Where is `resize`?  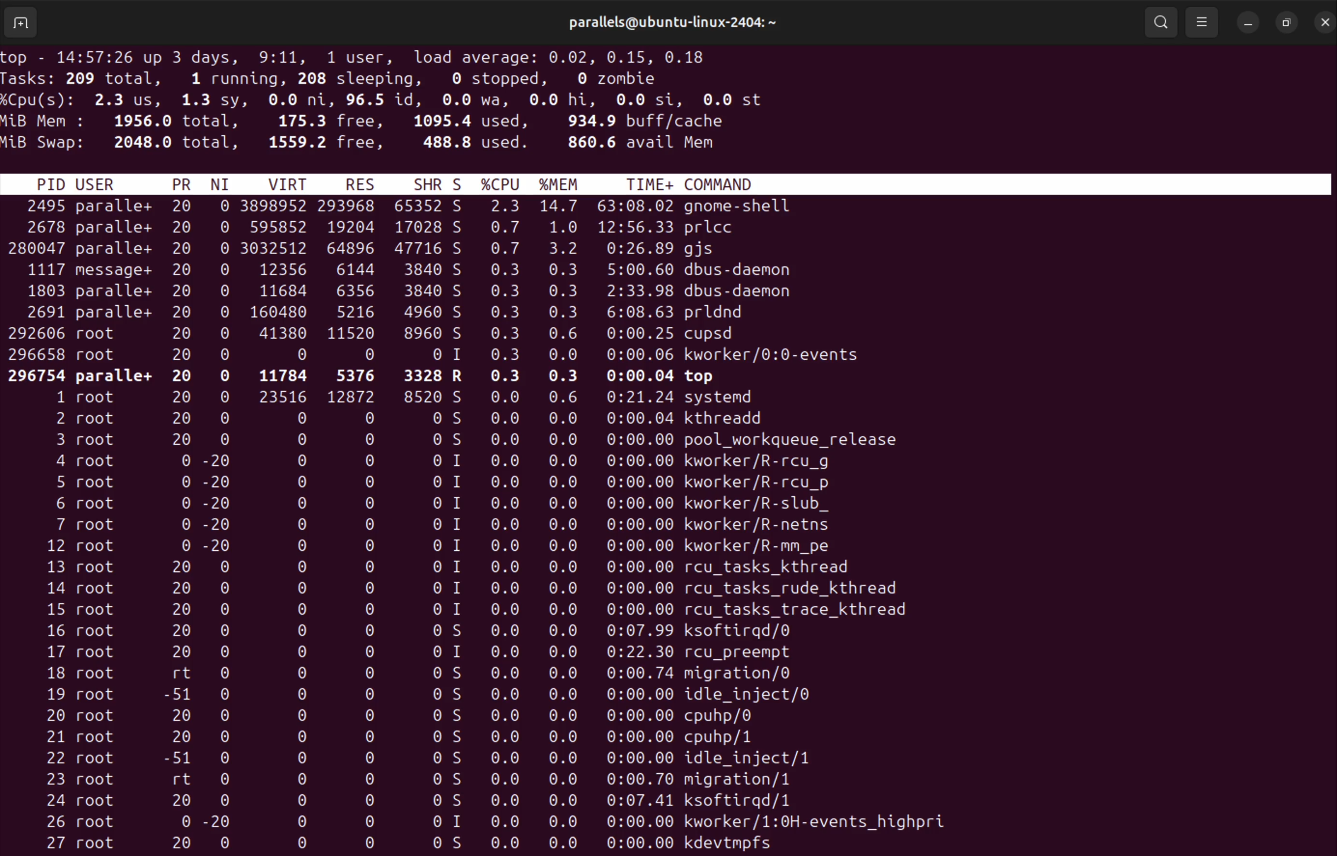
resize is located at coordinates (1286, 21).